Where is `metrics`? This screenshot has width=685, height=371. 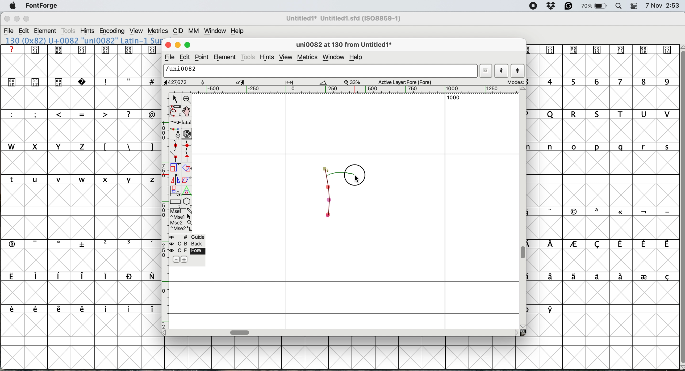
metrics is located at coordinates (159, 30).